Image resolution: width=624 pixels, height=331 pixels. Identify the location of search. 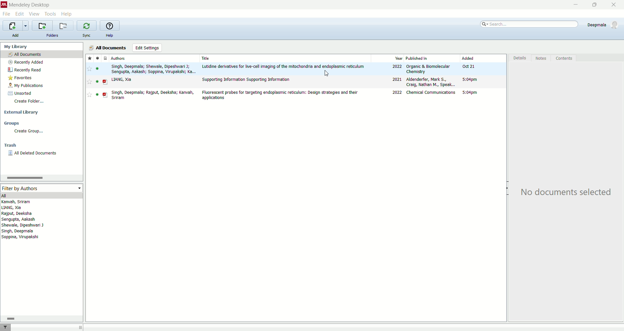
(528, 24).